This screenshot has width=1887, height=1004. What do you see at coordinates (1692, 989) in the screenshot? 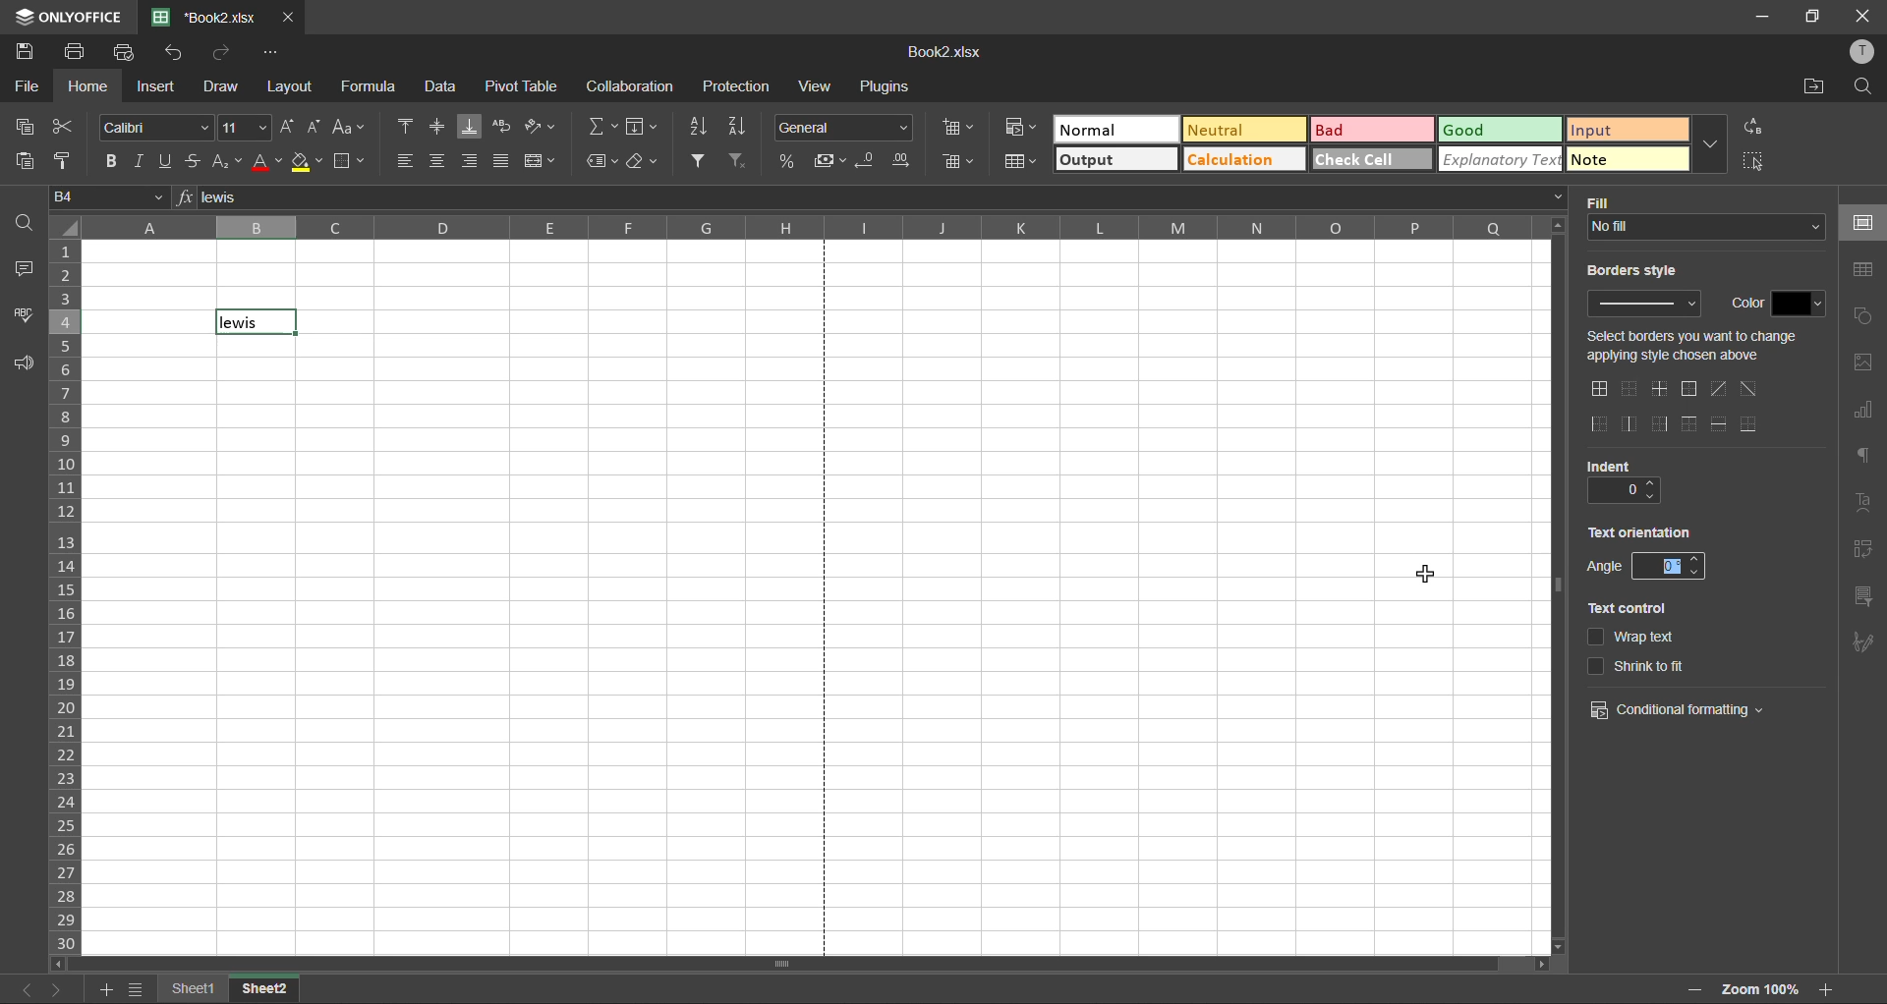
I see `zoom in` at bounding box center [1692, 989].